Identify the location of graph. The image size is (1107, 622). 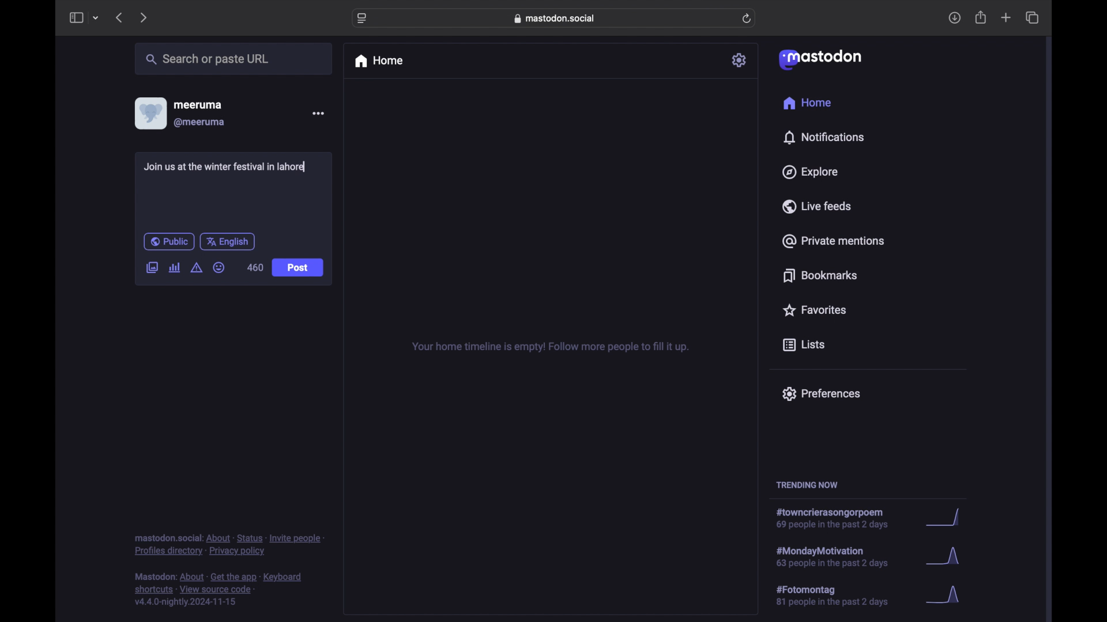
(946, 518).